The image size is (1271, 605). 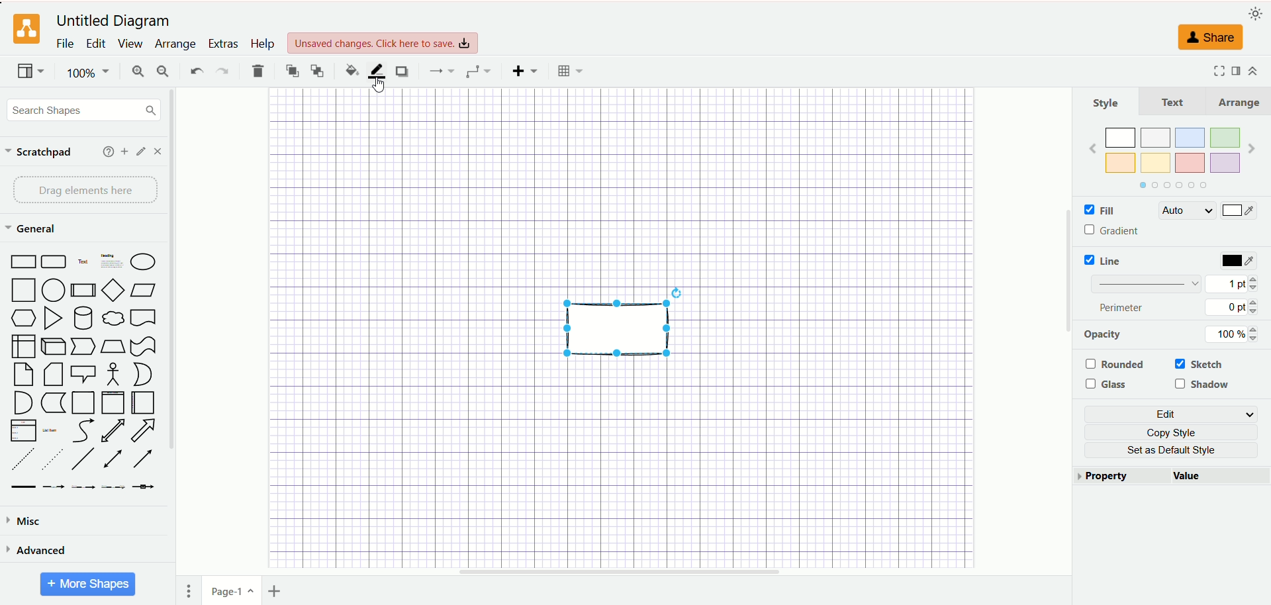 I want to click on page-1, so click(x=229, y=592).